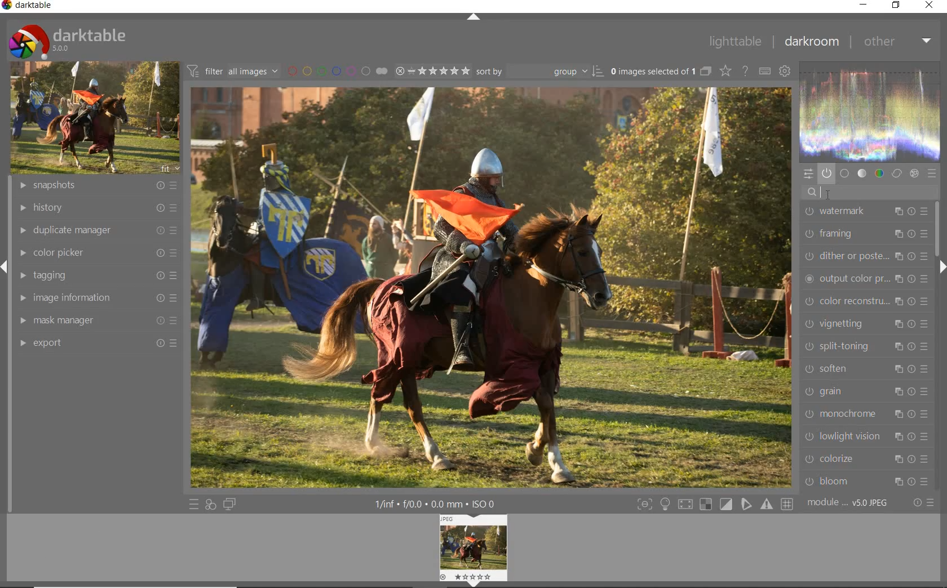  What do you see at coordinates (867, 435) in the screenshot?
I see `lowlight vision` at bounding box center [867, 435].